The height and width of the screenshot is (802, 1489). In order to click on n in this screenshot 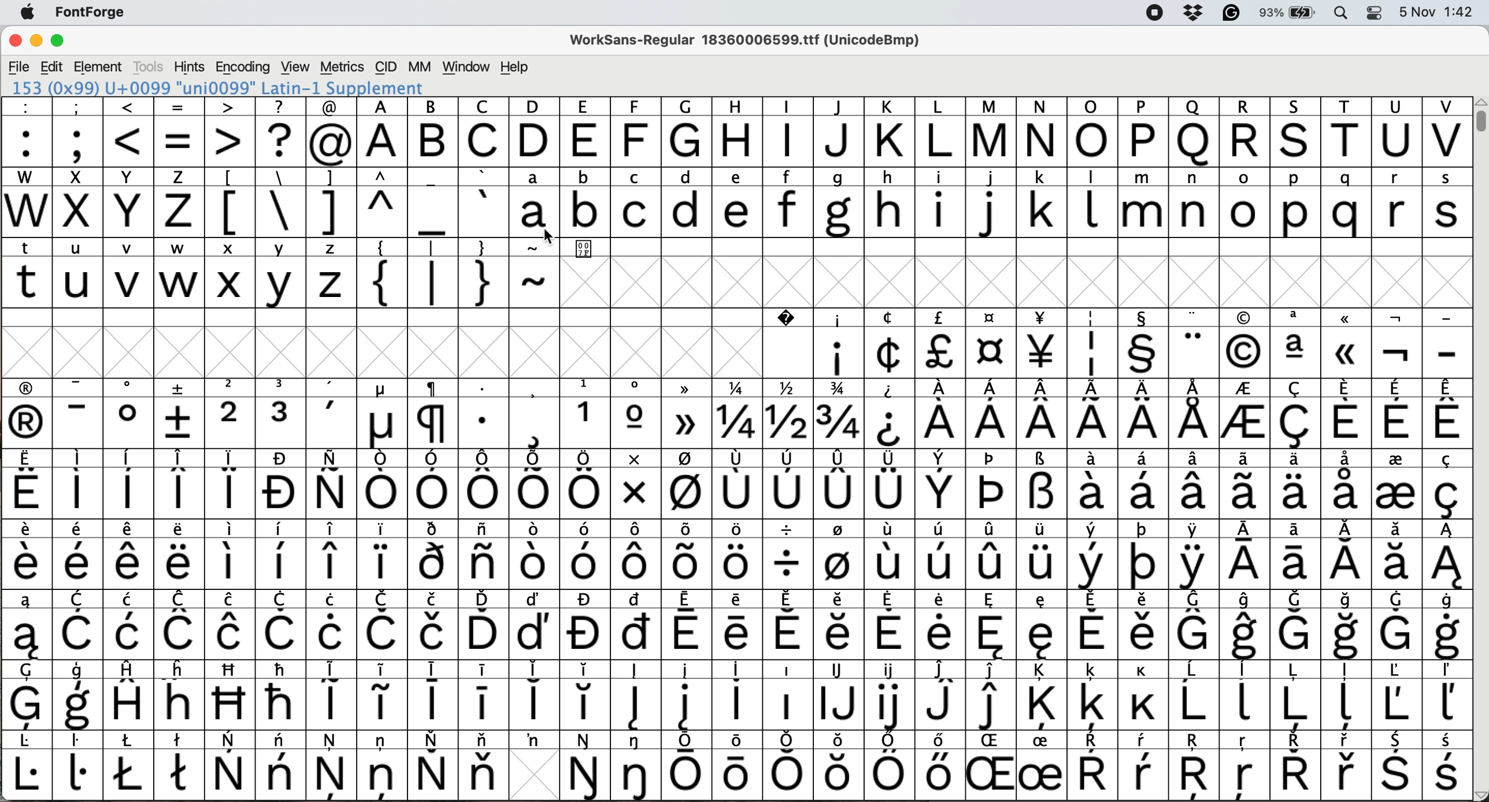, I will do `click(1194, 202)`.